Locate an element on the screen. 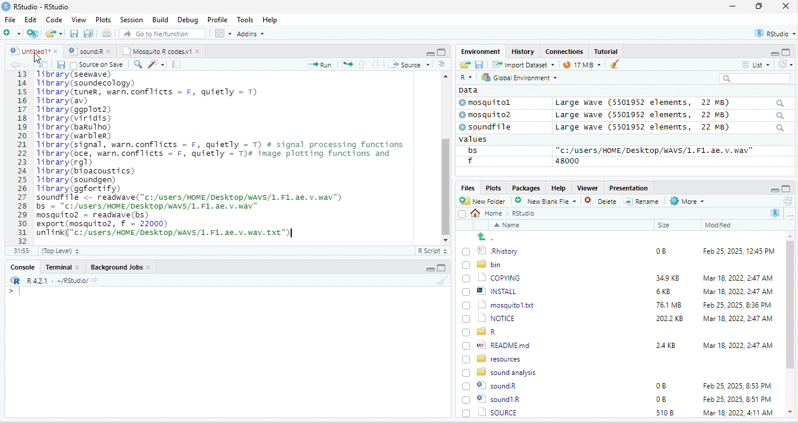 This screenshot has width=798, height=423. save is located at coordinates (75, 34).